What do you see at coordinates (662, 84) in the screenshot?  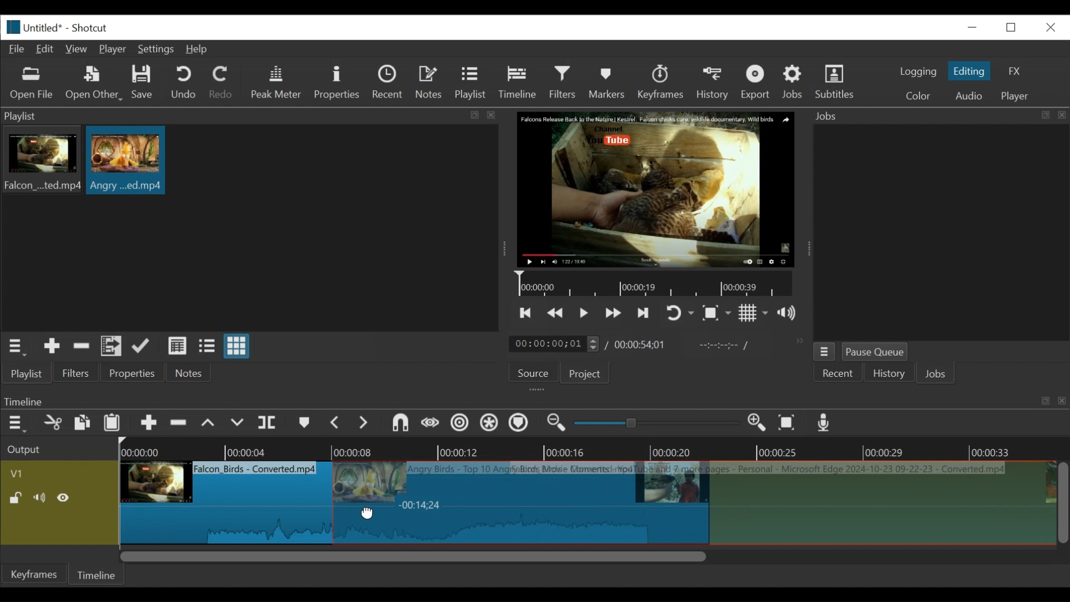 I see `keyframes` at bounding box center [662, 84].